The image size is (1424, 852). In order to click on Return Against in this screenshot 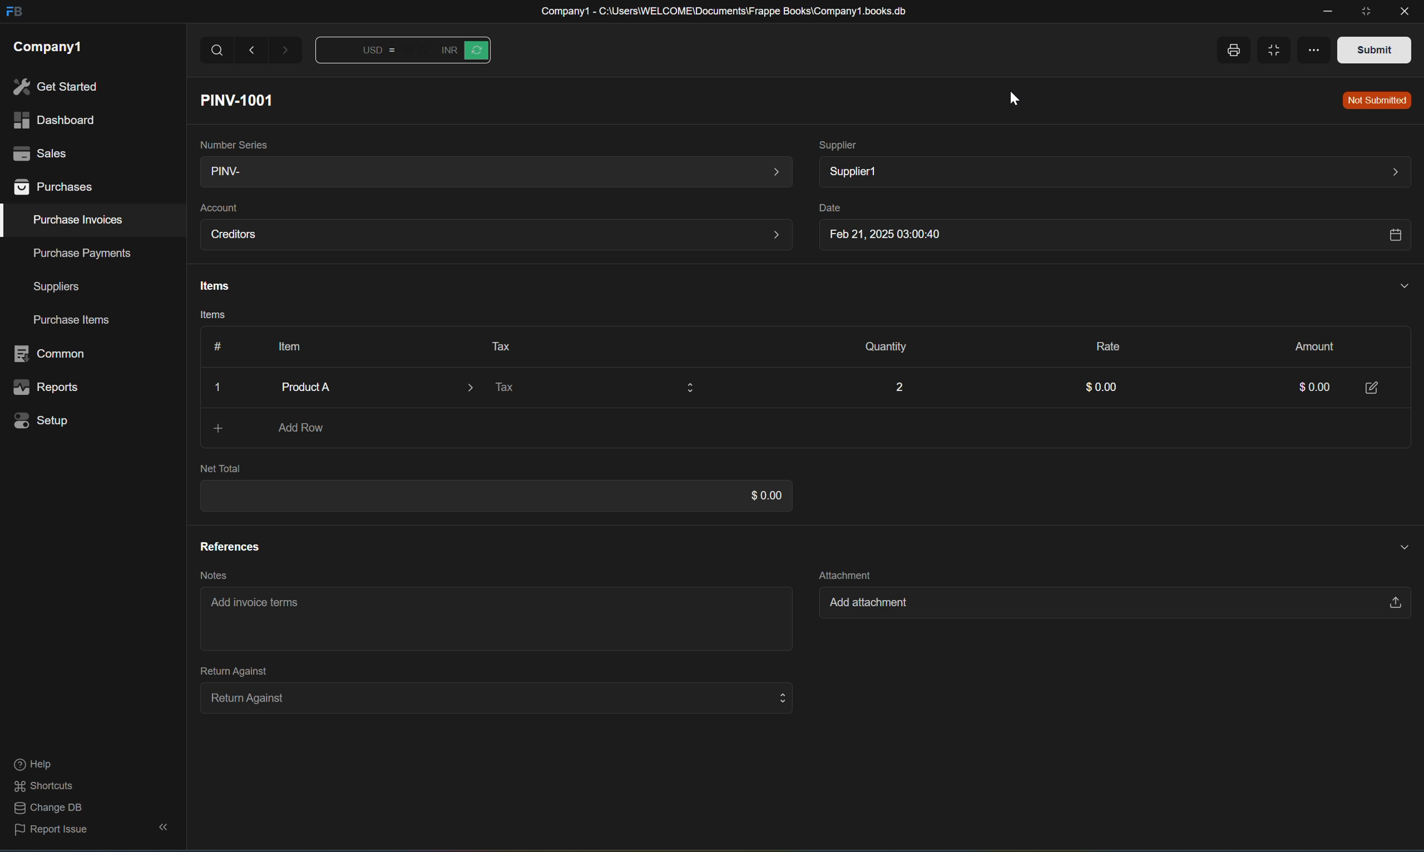, I will do `click(490, 697)`.